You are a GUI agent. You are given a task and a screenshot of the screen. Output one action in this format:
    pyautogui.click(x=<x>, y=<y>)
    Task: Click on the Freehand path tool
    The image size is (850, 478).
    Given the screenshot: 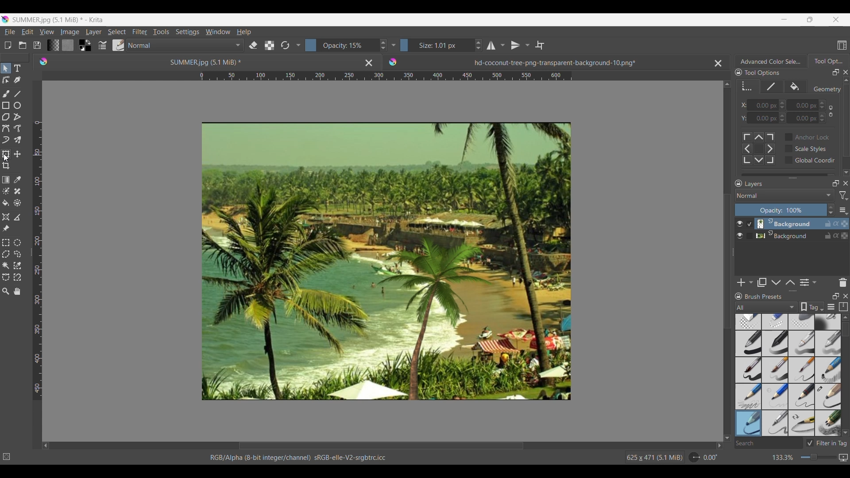 What is the action you would take?
    pyautogui.click(x=17, y=128)
    